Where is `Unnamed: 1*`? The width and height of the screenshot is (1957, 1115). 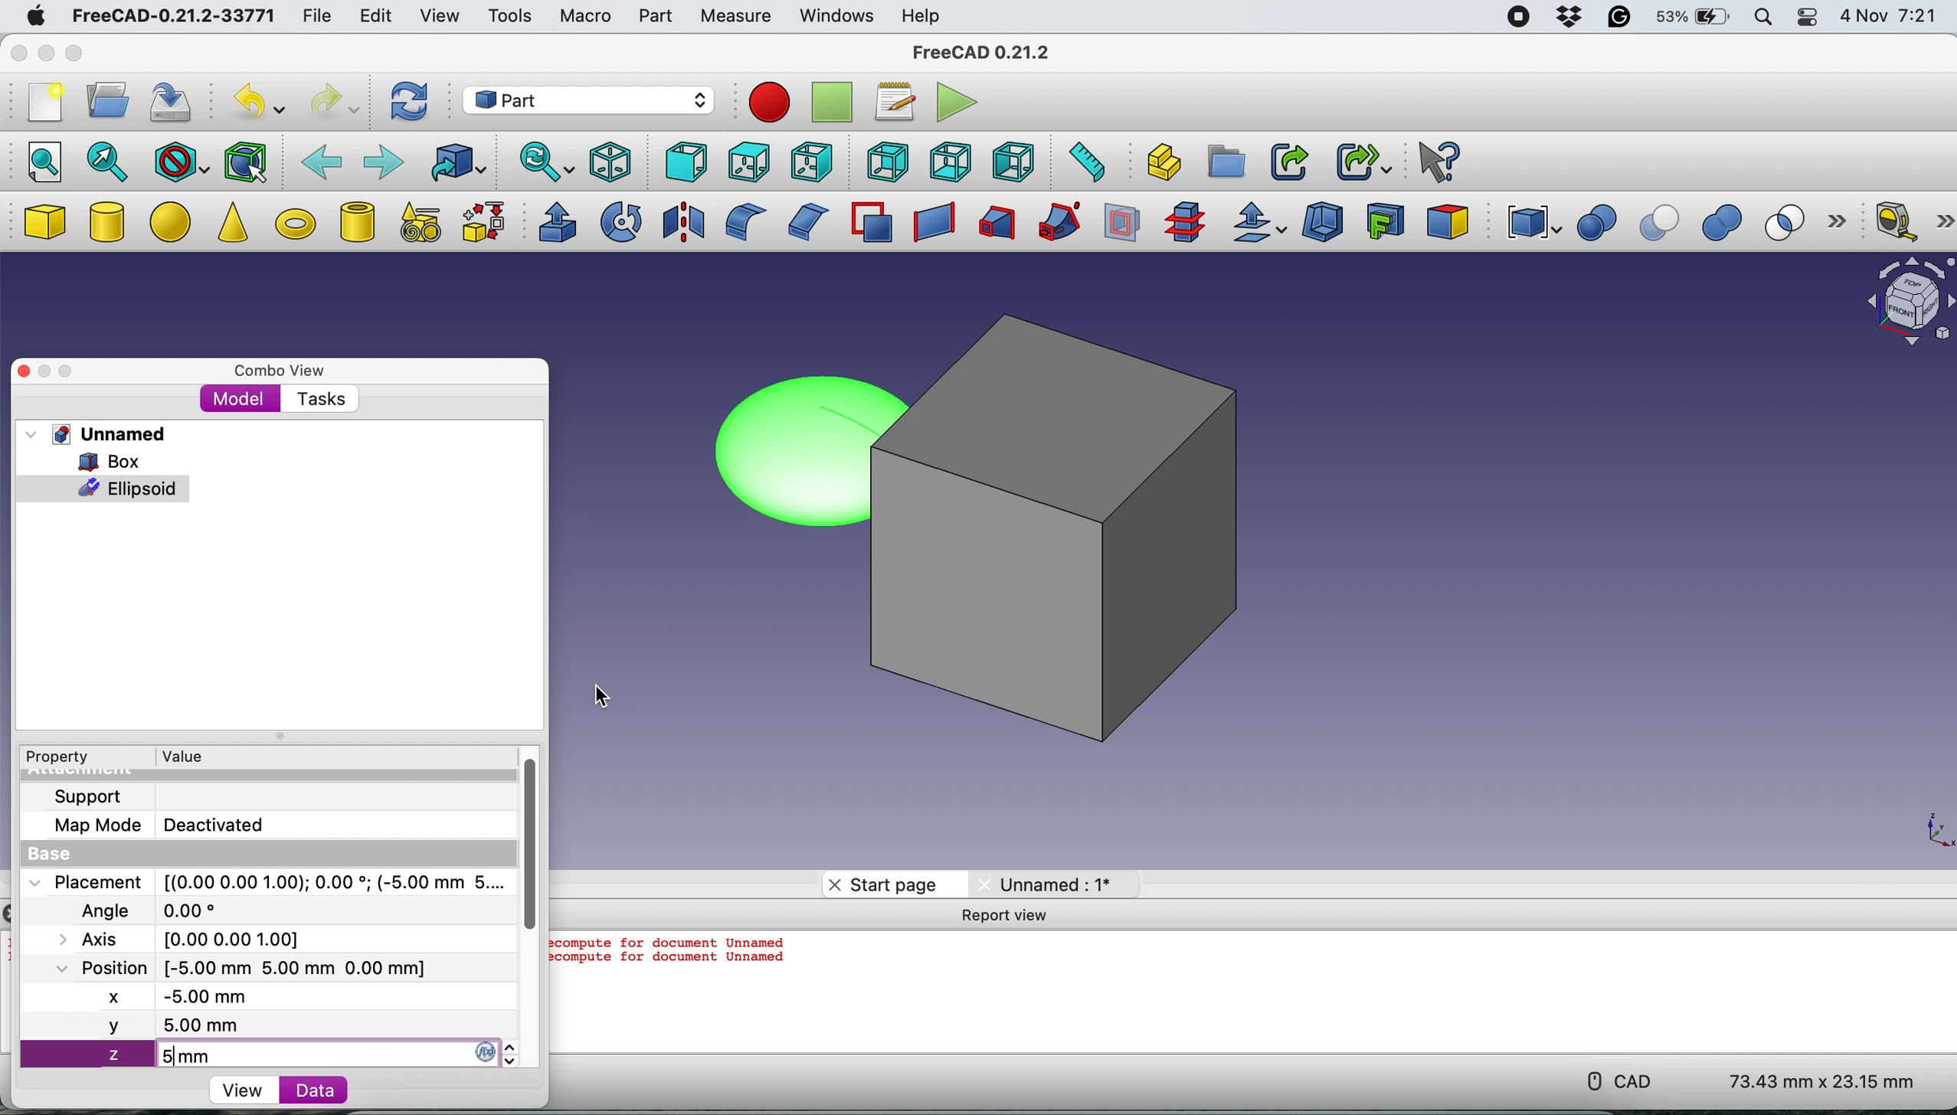 Unnamed: 1* is located at coordinates (1047, 884).